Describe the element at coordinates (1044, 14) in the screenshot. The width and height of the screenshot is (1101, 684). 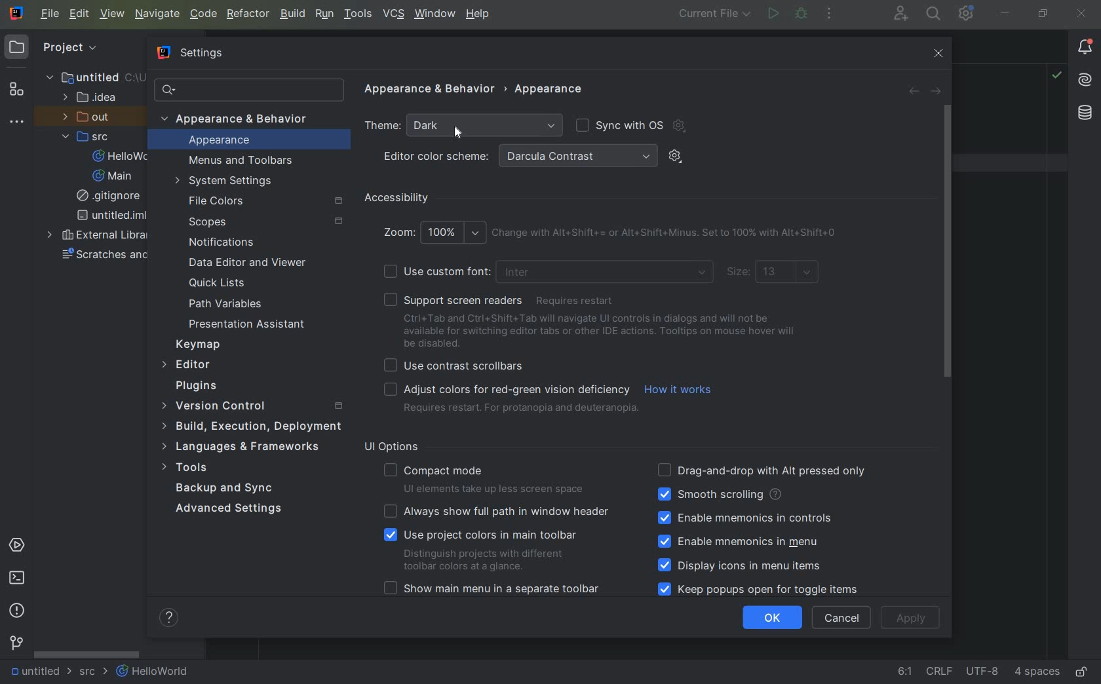
I see `restore` at that location.